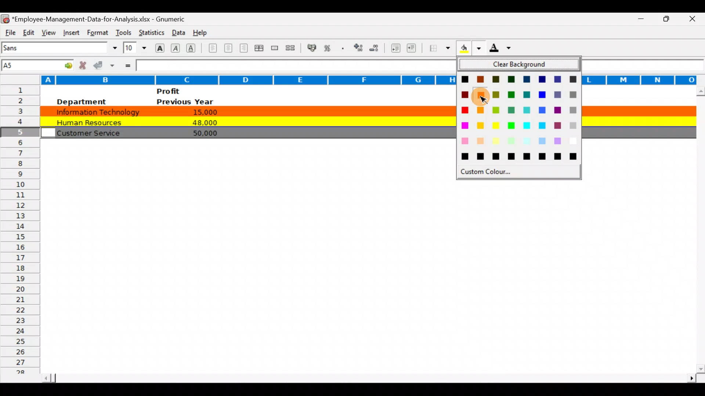 Image resolution: width=705 pixels, height=396 pixels. What do you see at coordinates (38, 63) in the screenshot?
I see `Cell name` at bounding box center [38, 63].